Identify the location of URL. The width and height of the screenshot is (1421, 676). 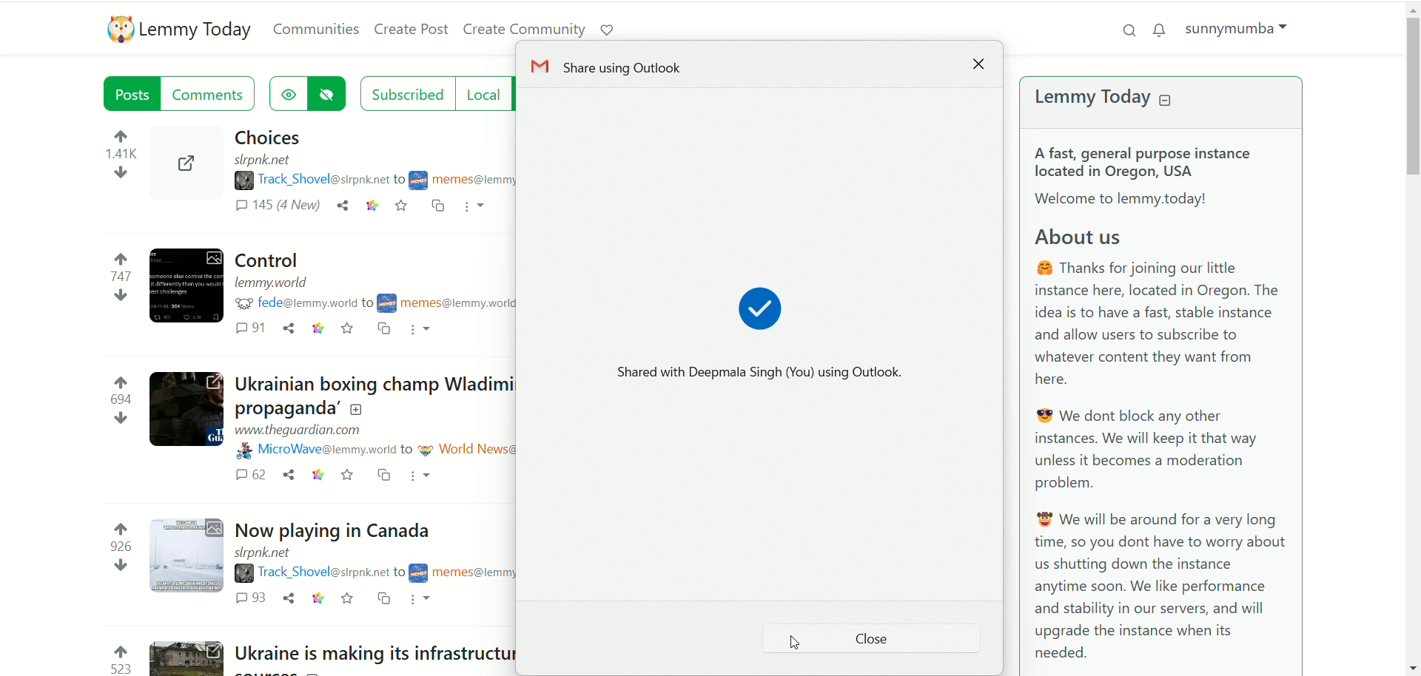
(266, 553).